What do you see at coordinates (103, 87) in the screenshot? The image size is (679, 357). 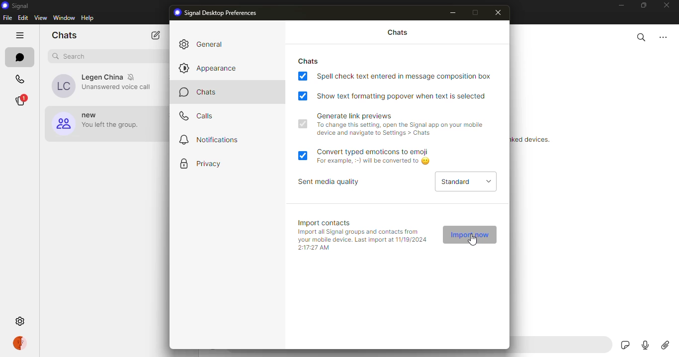 I see `contact` at bounding box center [103, 87].